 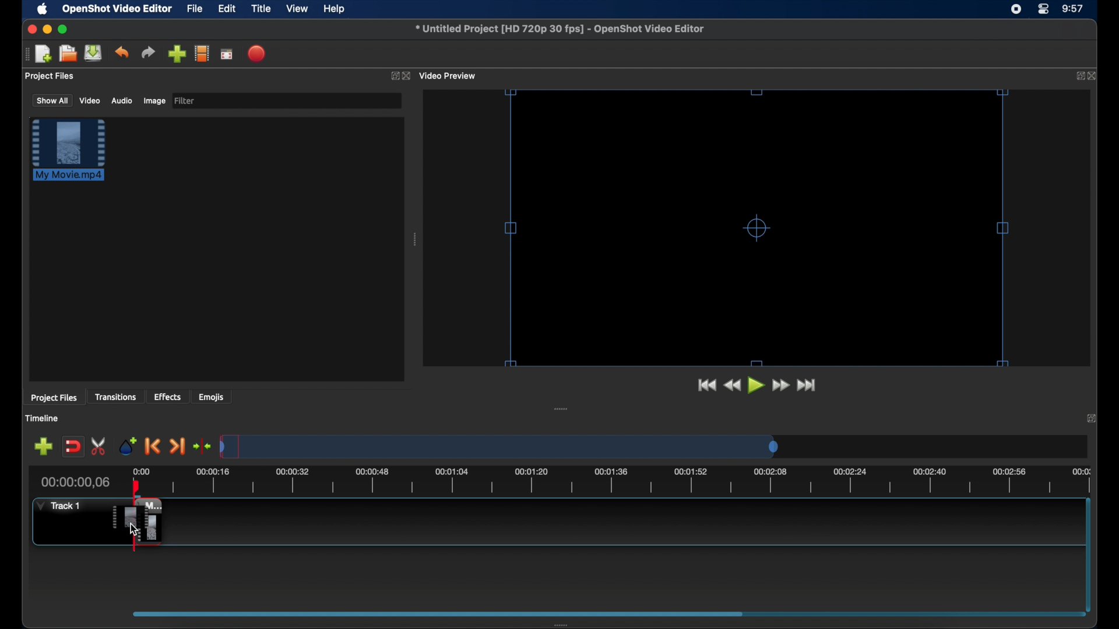 What do you see at coordinates (227, 54) in the screenshot?
I see `full screen` at bounding box center [227, 54].